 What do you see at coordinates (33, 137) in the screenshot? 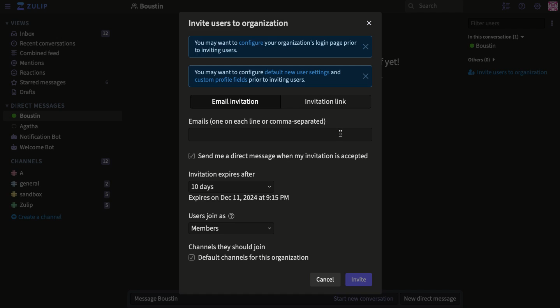
I see `Notification bot` at bounding box center [33, 137].